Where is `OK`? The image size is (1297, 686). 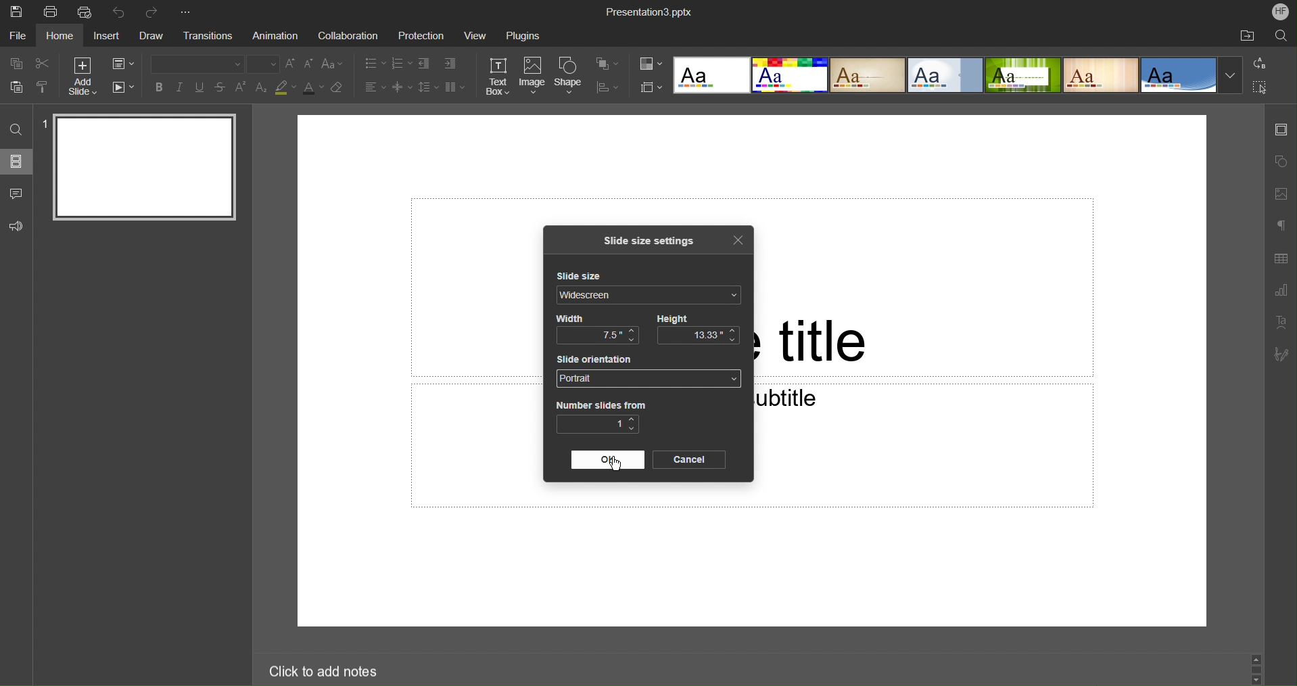 OK is located at coordinates (609, 459).